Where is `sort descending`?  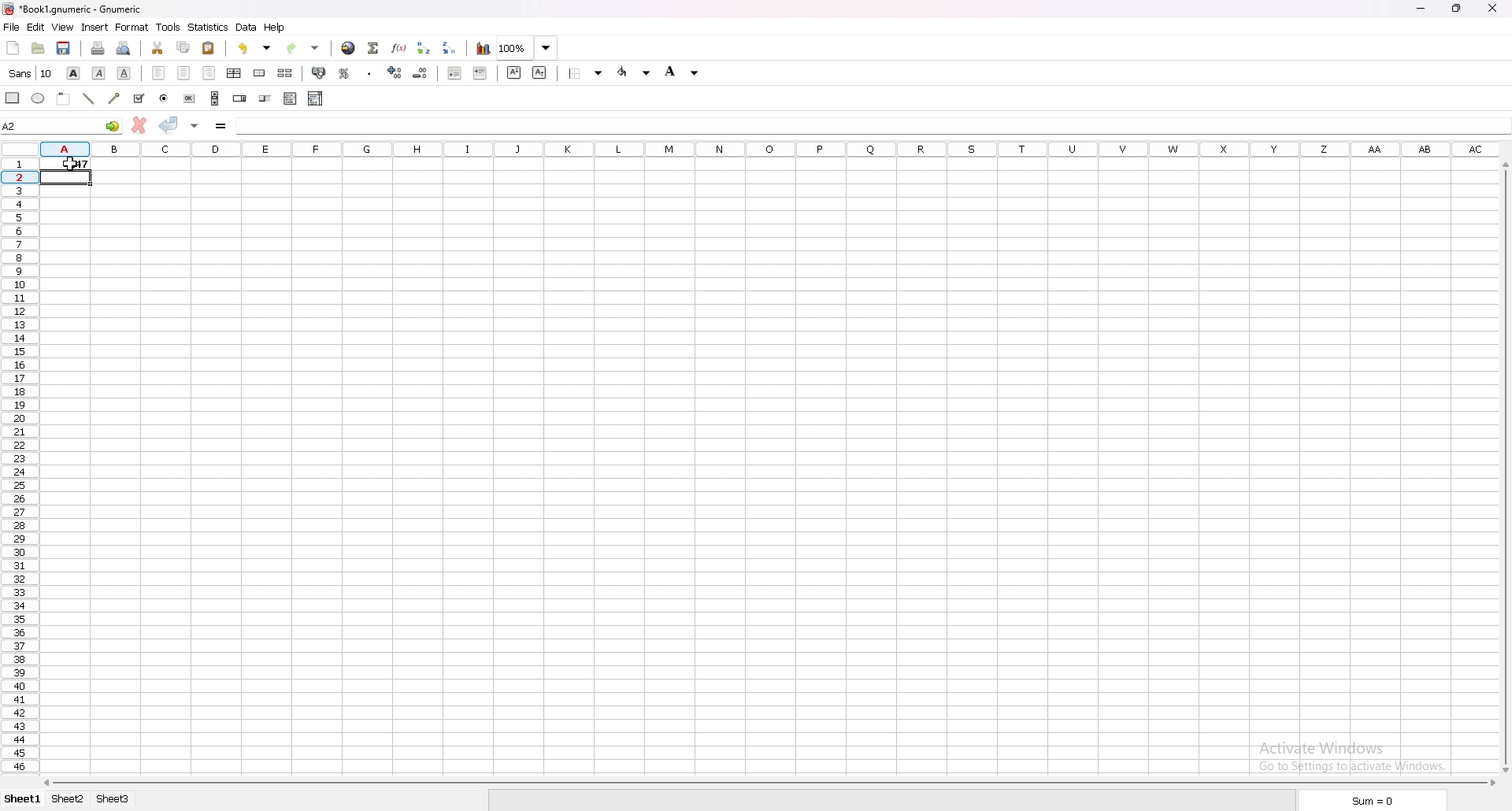 sort descending is located at coordinates (449, 47).